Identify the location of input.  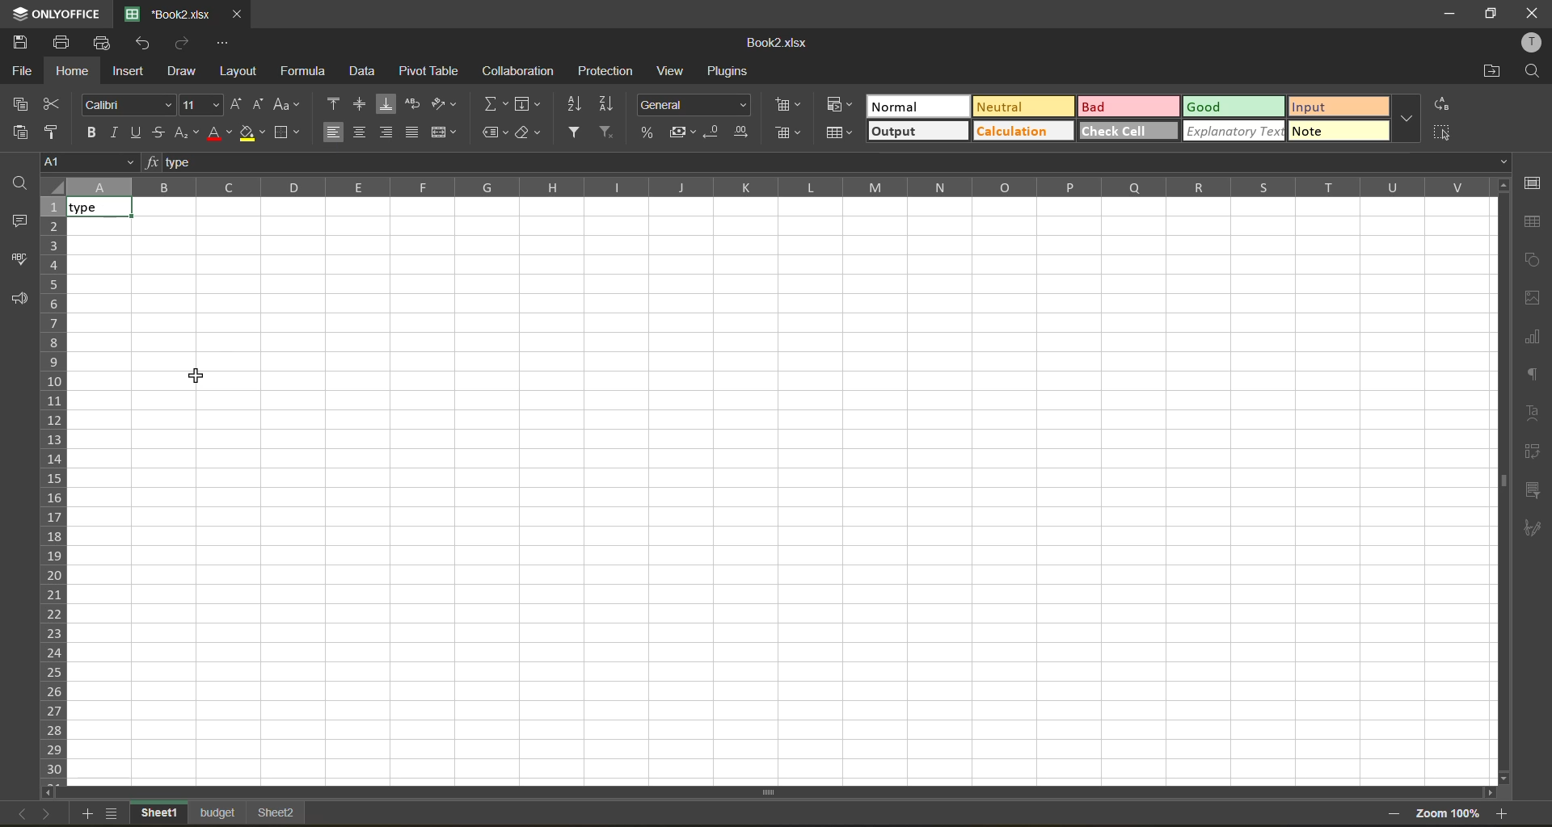
(1343, 108).